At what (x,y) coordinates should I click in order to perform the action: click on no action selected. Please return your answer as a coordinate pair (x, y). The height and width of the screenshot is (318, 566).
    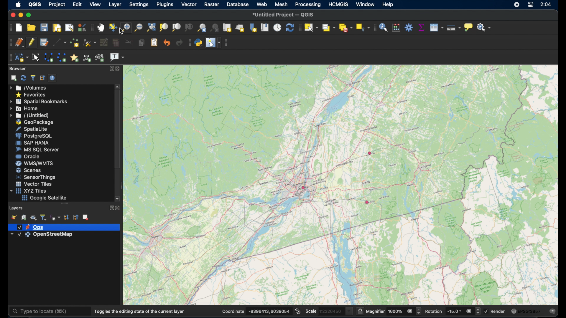
    Looking at the image, I should click on (485, 28).